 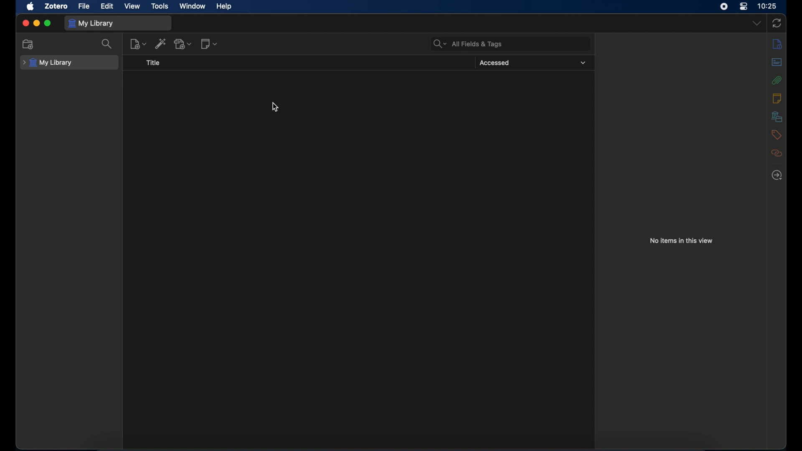 What do you see at coordinates (91, 23) in the screenshot?
I see `my library` at bounding box center [91, 23].